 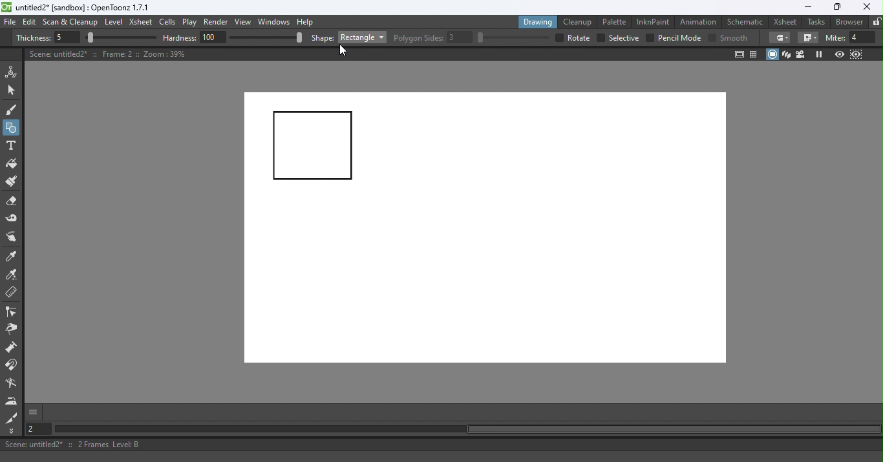 What do you see at coordinates (12, 313) in the screenshot?
I see `Control point editor tool` at bounding box center [12, 313].